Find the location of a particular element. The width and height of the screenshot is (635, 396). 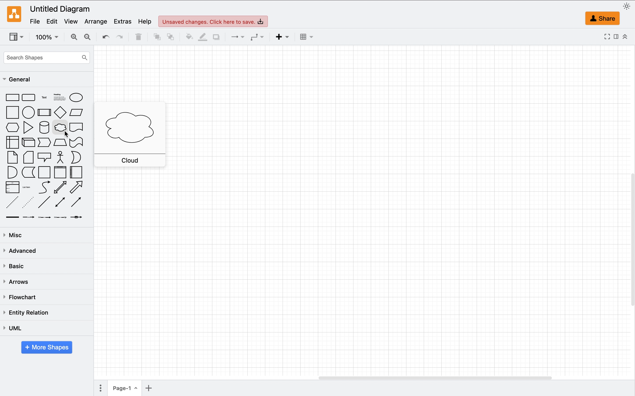

and is located at coordinates (13, 172).